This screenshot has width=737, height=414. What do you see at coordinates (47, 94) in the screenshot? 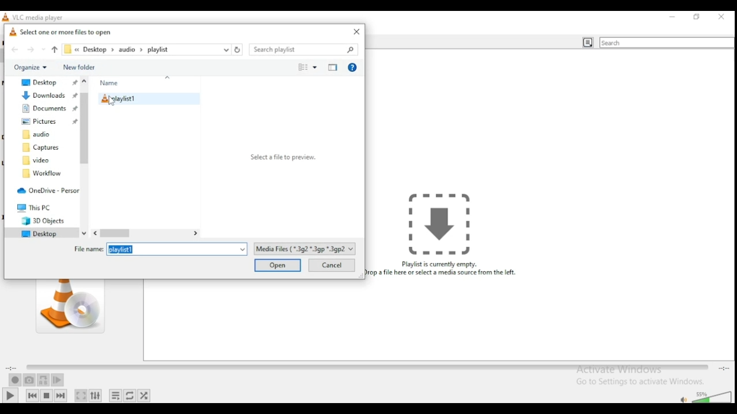
I see `downloads` at bounding box center [47, 94].